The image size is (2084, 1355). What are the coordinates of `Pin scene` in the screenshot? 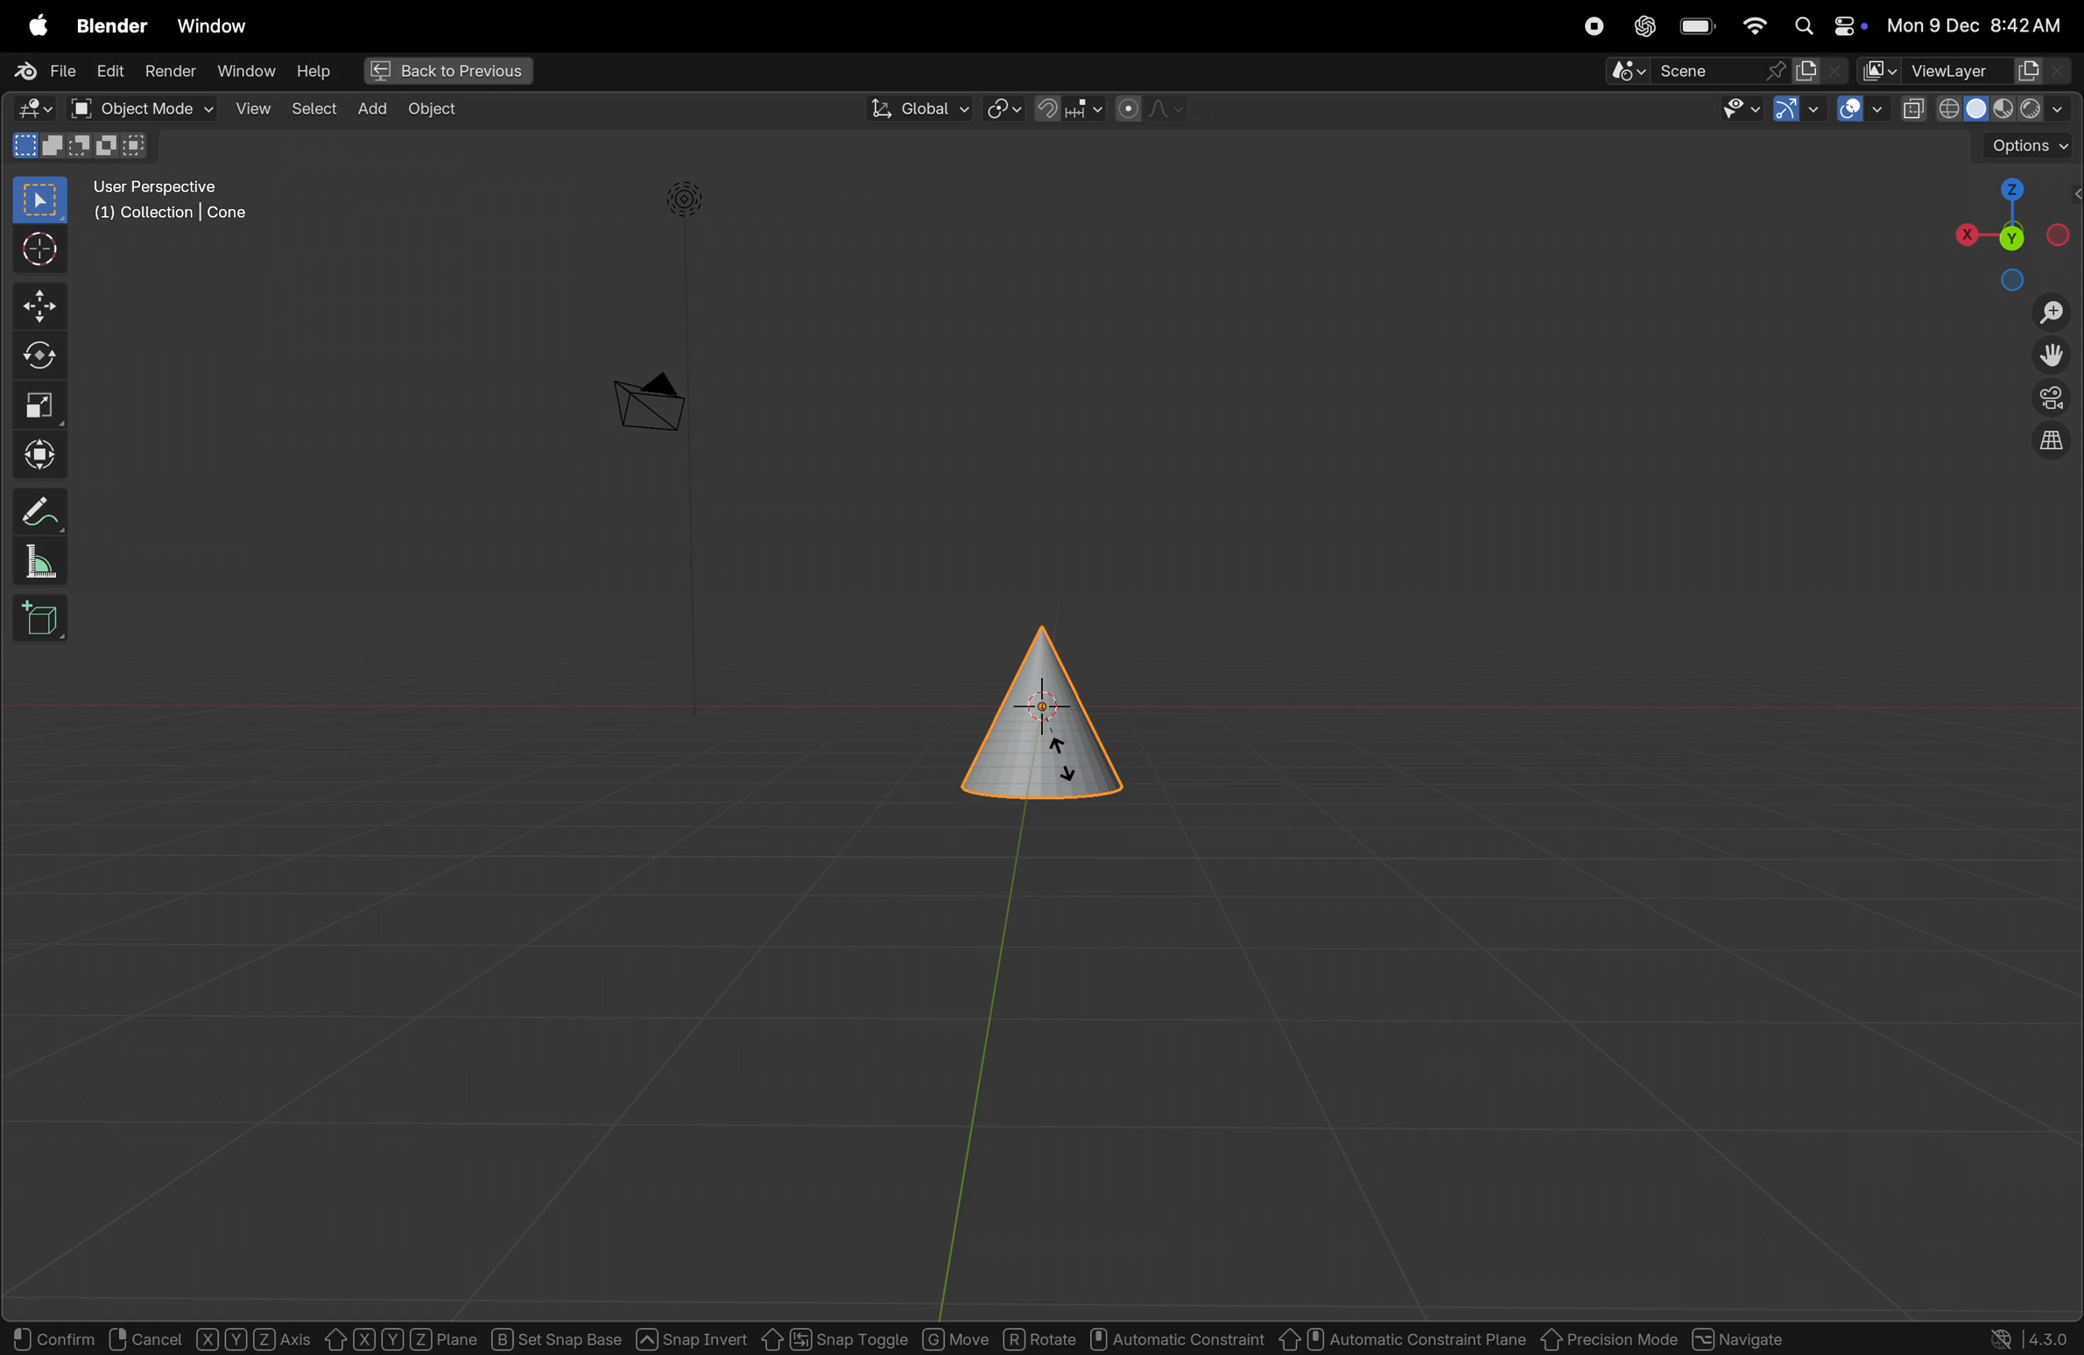 It's located at (1693, 71).